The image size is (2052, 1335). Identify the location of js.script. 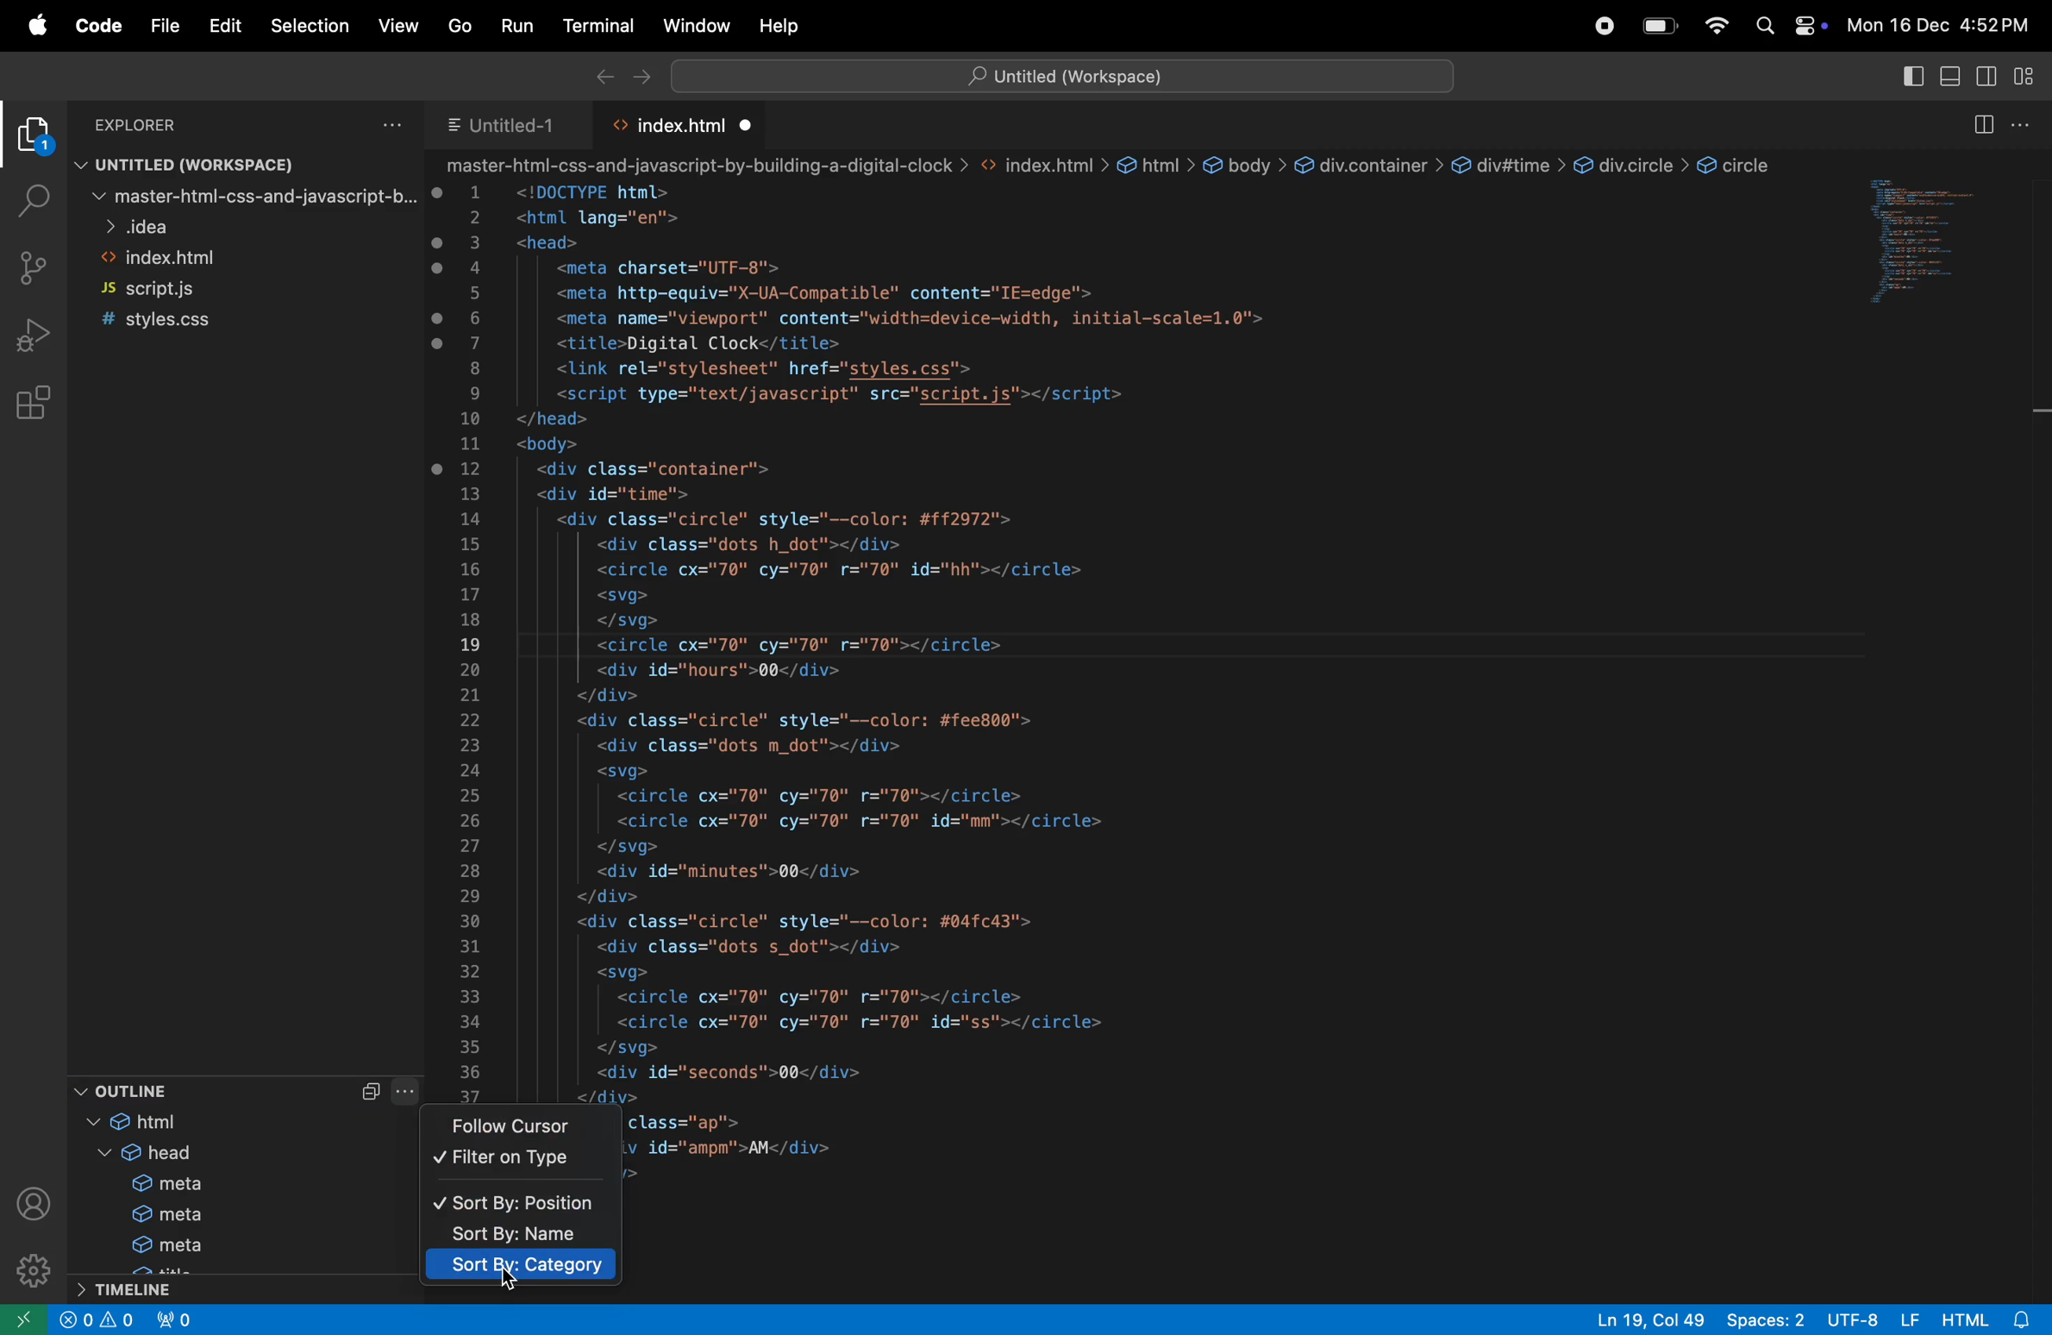
(188, 288).